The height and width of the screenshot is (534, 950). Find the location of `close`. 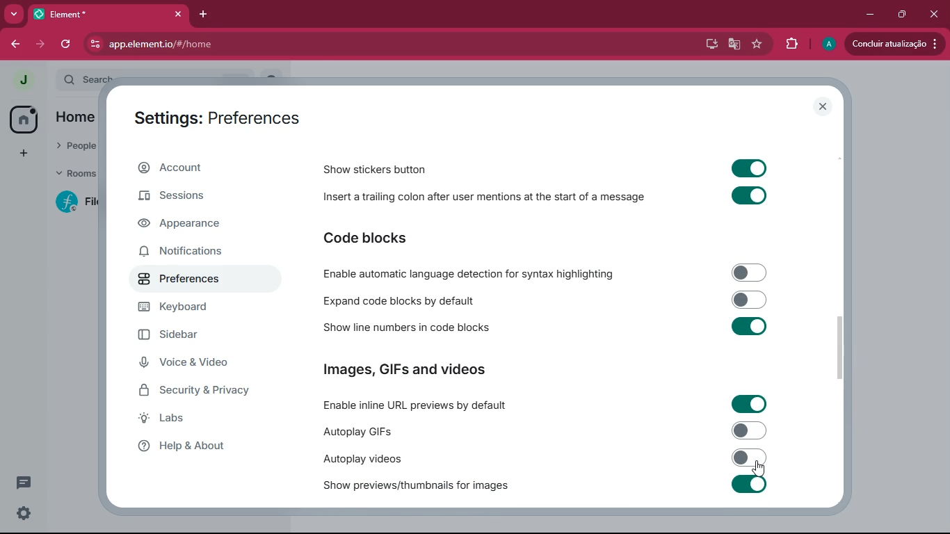

close is located at coordinates (935, 13).